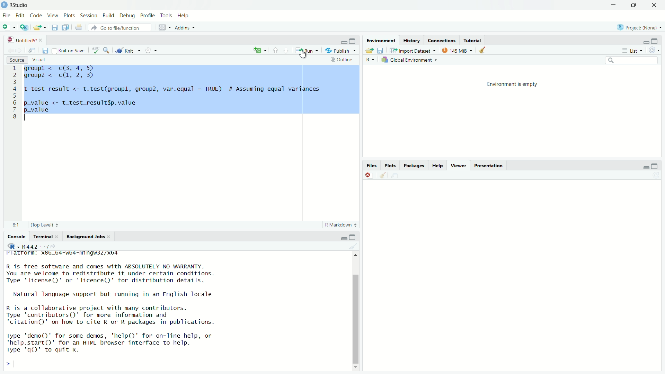 Image resolution: width=665 pixels, height=374 pixels. What do you see at coordinates (70, 50) in the screenshot?
I see `Knit on Save` at bounding box center [70, 50].